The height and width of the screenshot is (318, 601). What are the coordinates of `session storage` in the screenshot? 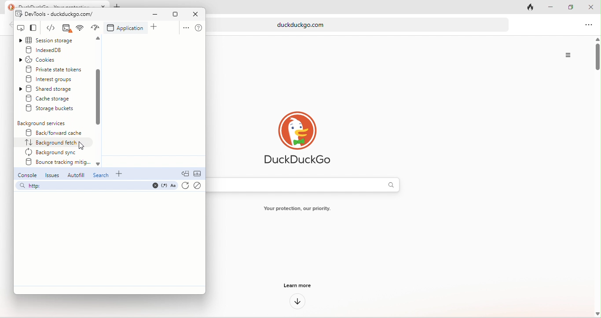 It's located at (53, 41).